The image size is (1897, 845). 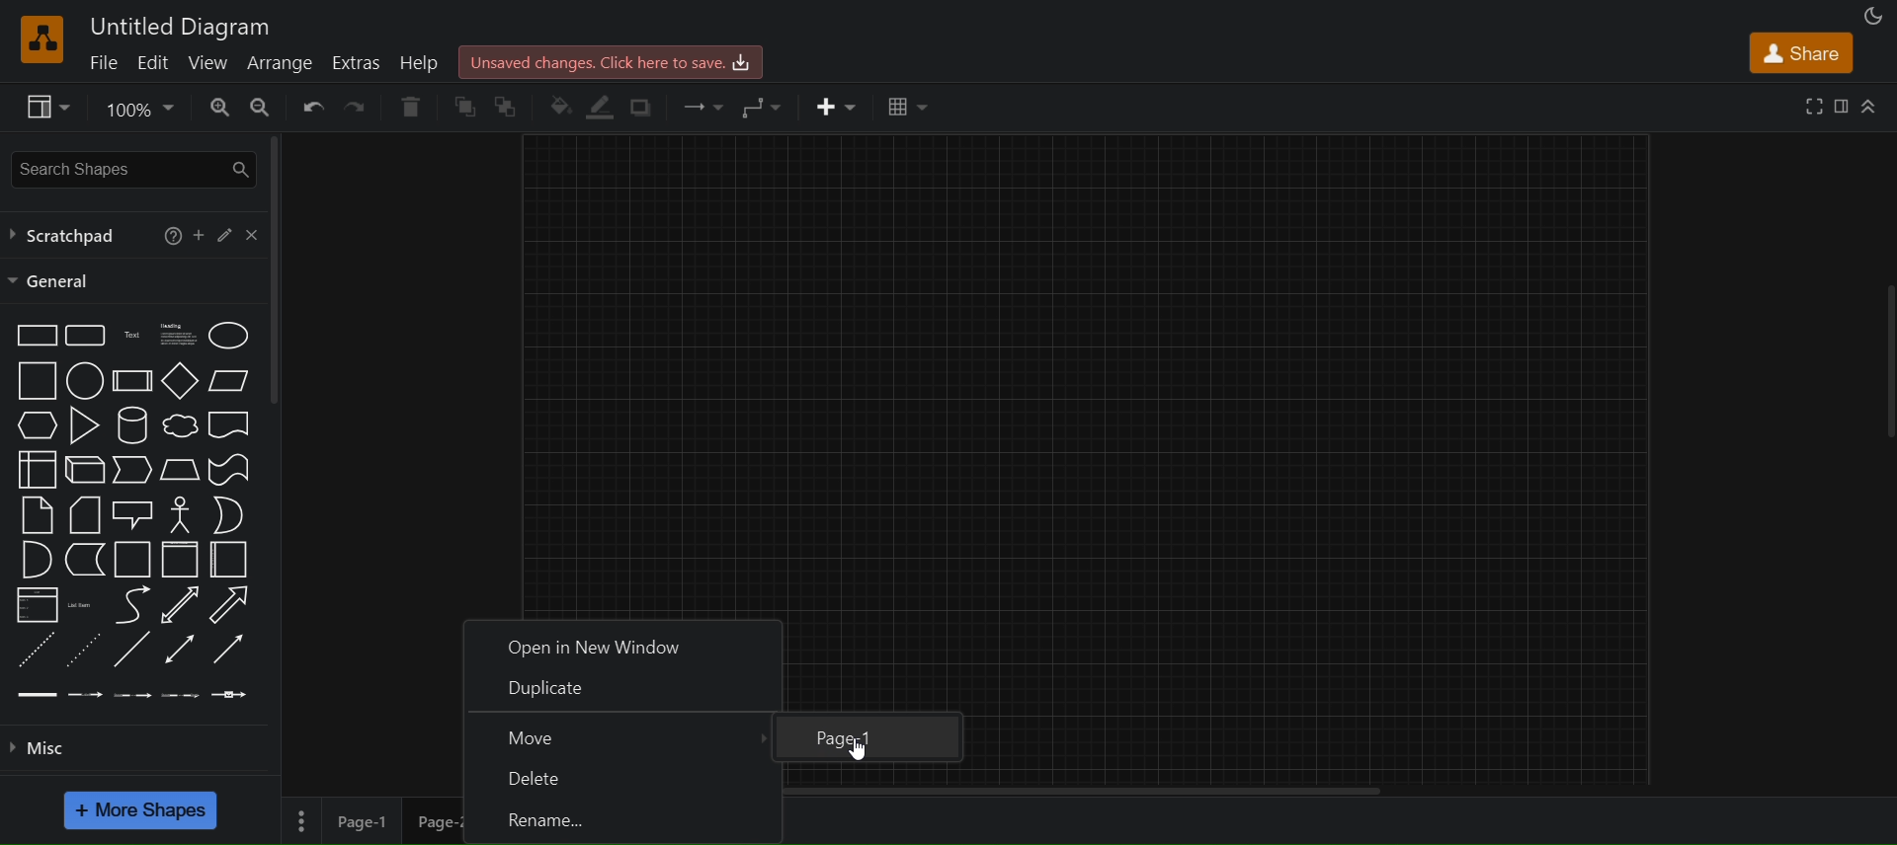 What do you see at coordinates (132, 513) in the screenshot?
I see `callout` at bounding box center [132, 513].